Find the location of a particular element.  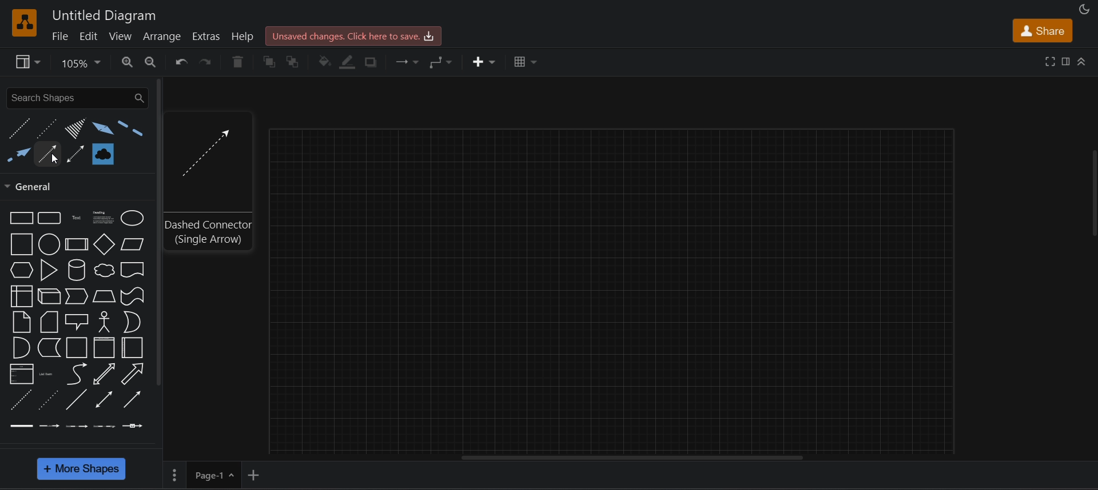

logo is located at coordinates (25, 23).